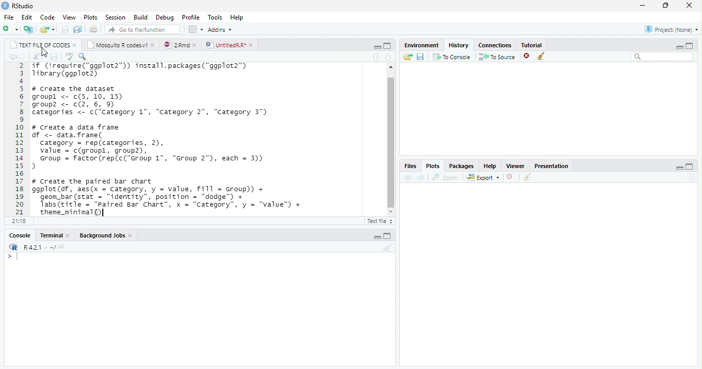  Describe the element at coordinates (525, 57) in the screenshot. I see `remove selected history` at that location.